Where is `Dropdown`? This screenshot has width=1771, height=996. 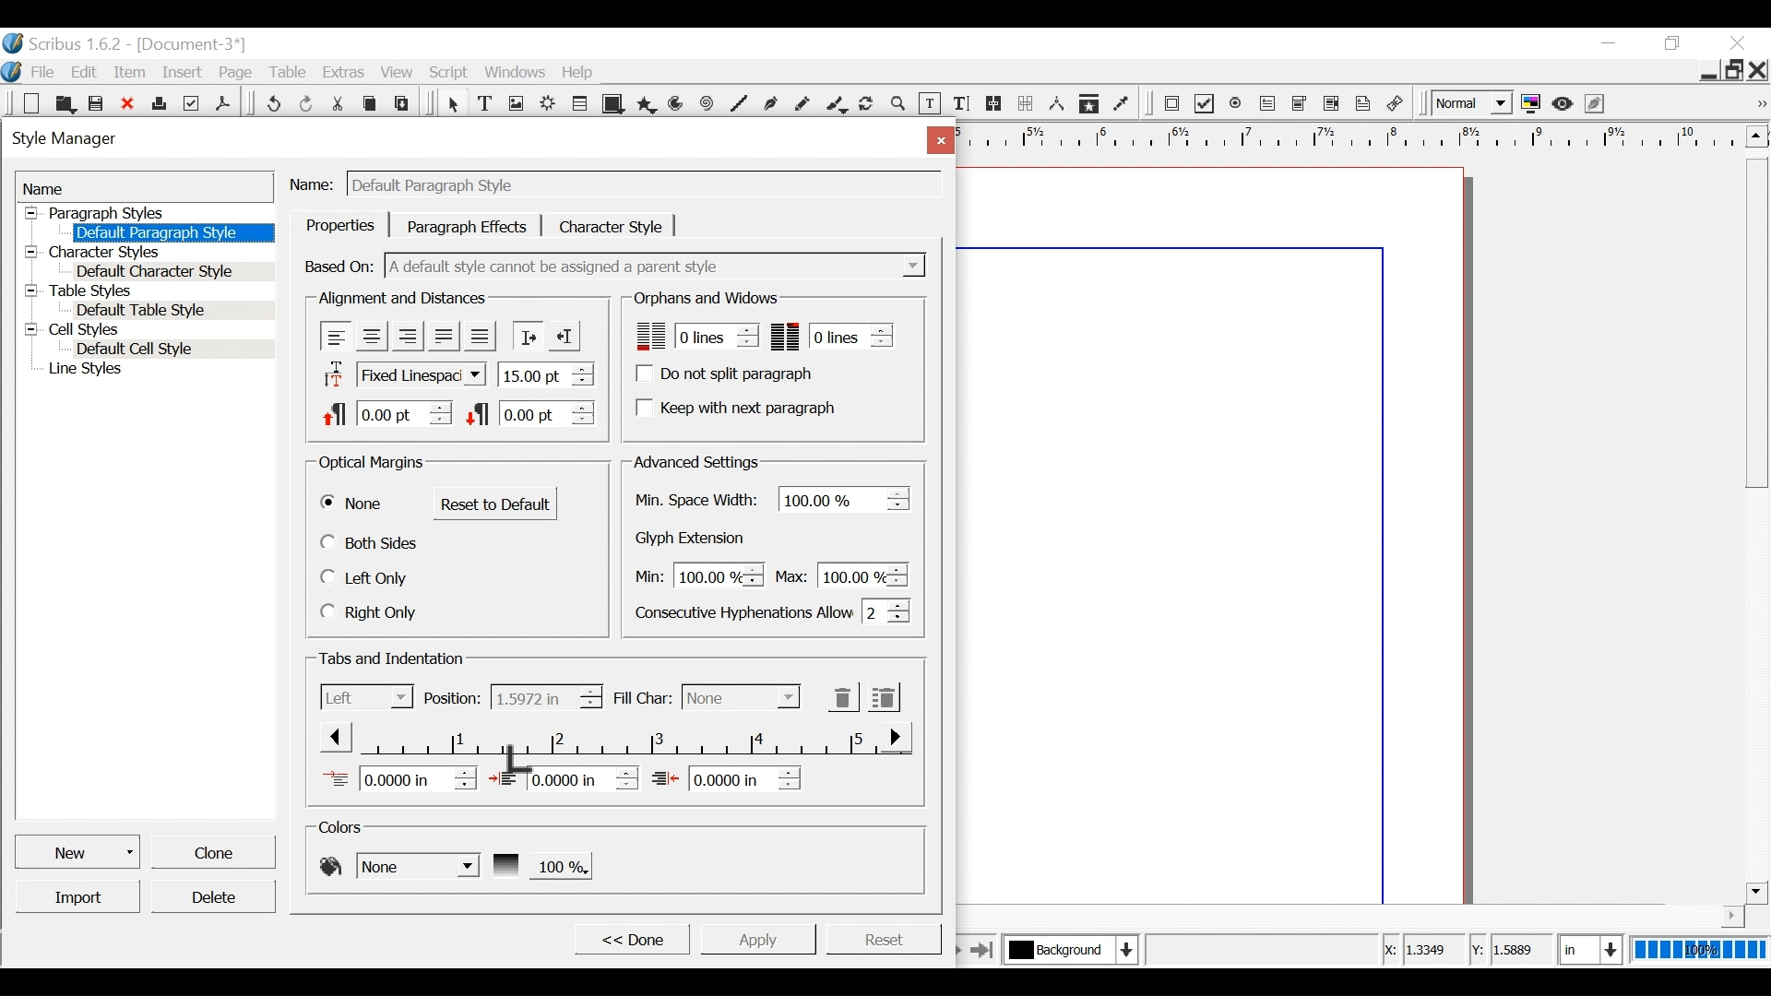
Dropdown is located at coordinates (658, 266).